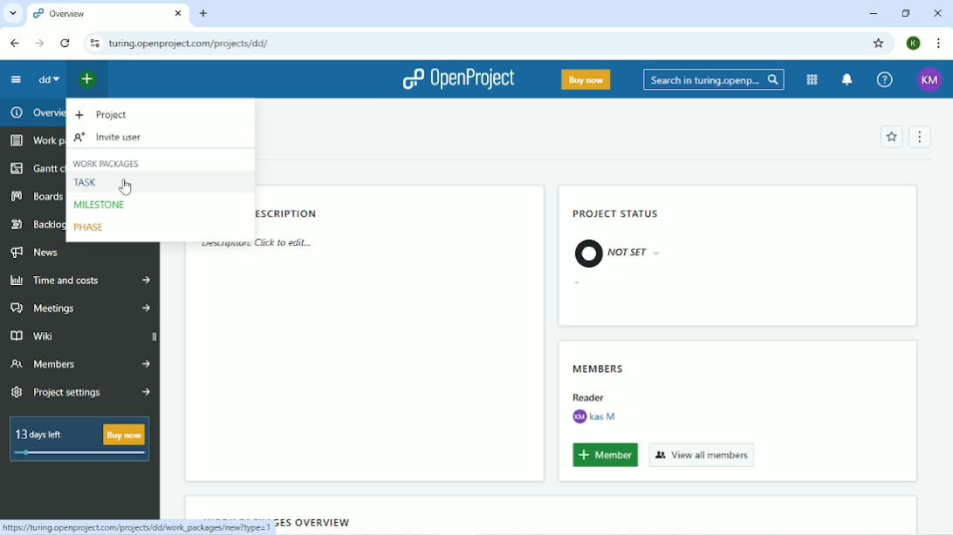 Image resolution: width=953 pixels, height=535 pixels. Describe the element at coordinates (879, 44) in the screenshot. I see `Bookmark this tab` at that location.